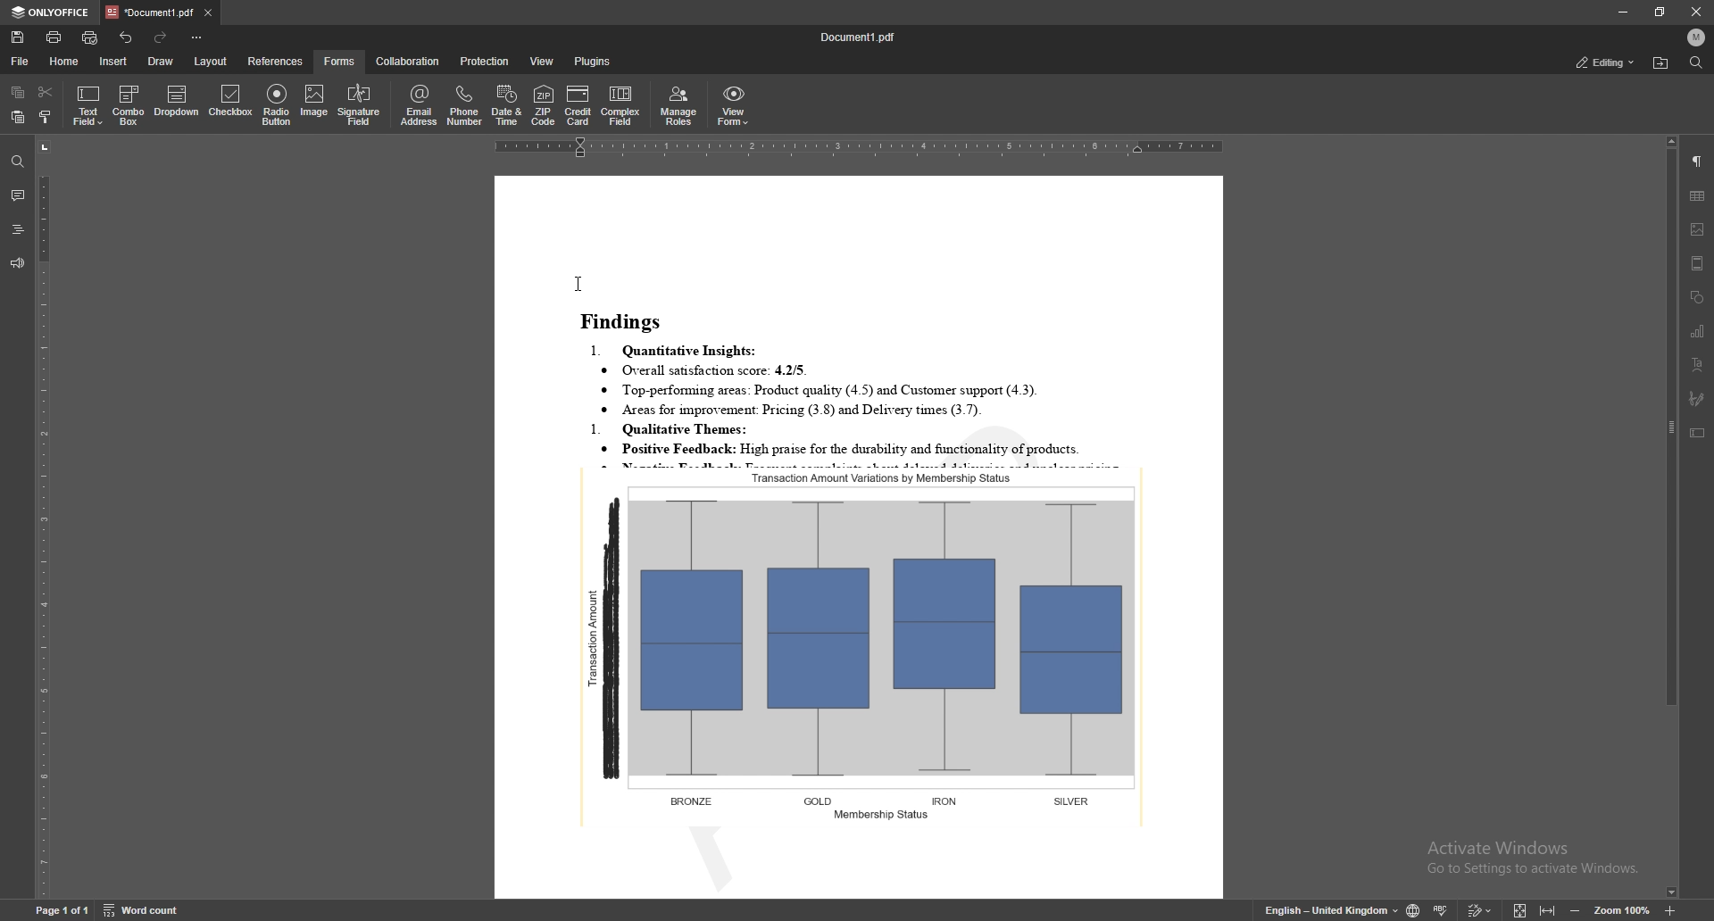 The height and width of the screenshot is (921, 1714). What do you see at coordinates (1327, 910) in the screenshot?
I see `English- United kingdom` at bounding box center [1327, 910].